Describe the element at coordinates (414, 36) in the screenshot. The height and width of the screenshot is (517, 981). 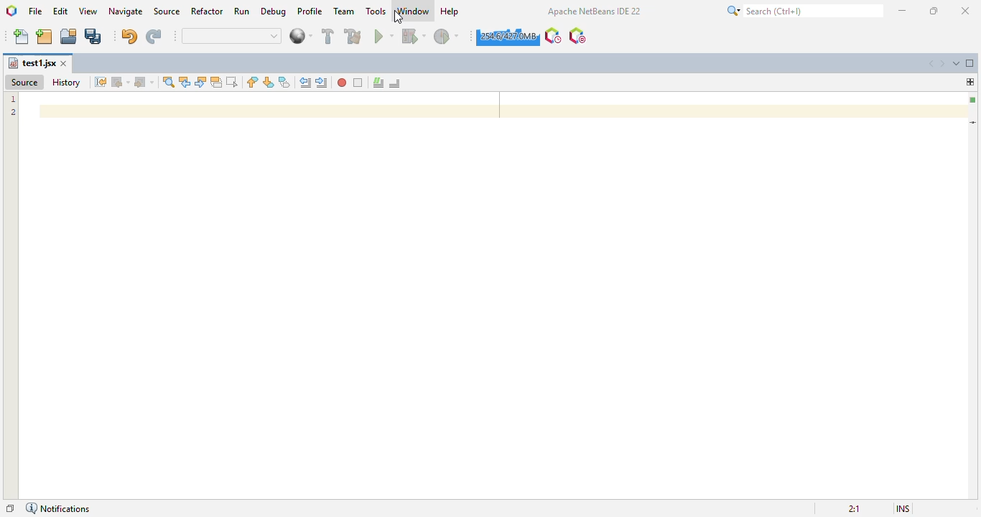
I see `debug project` at that location.